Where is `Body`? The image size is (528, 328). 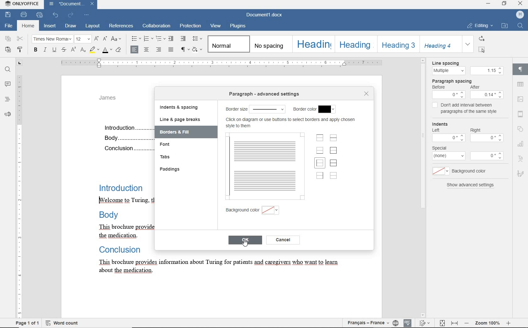
Body is located at coordinates (127, 137).